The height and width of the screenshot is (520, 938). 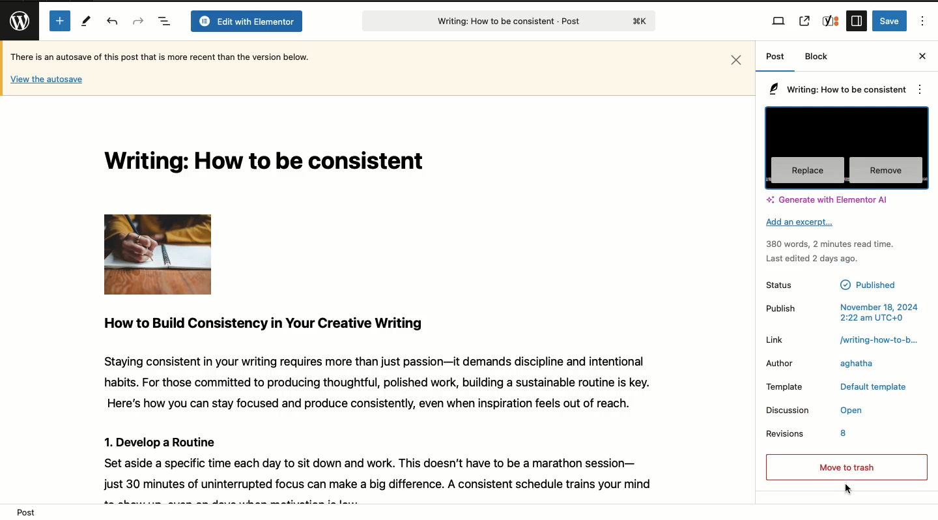 I want to click on Link, so click(x=776, y=341).